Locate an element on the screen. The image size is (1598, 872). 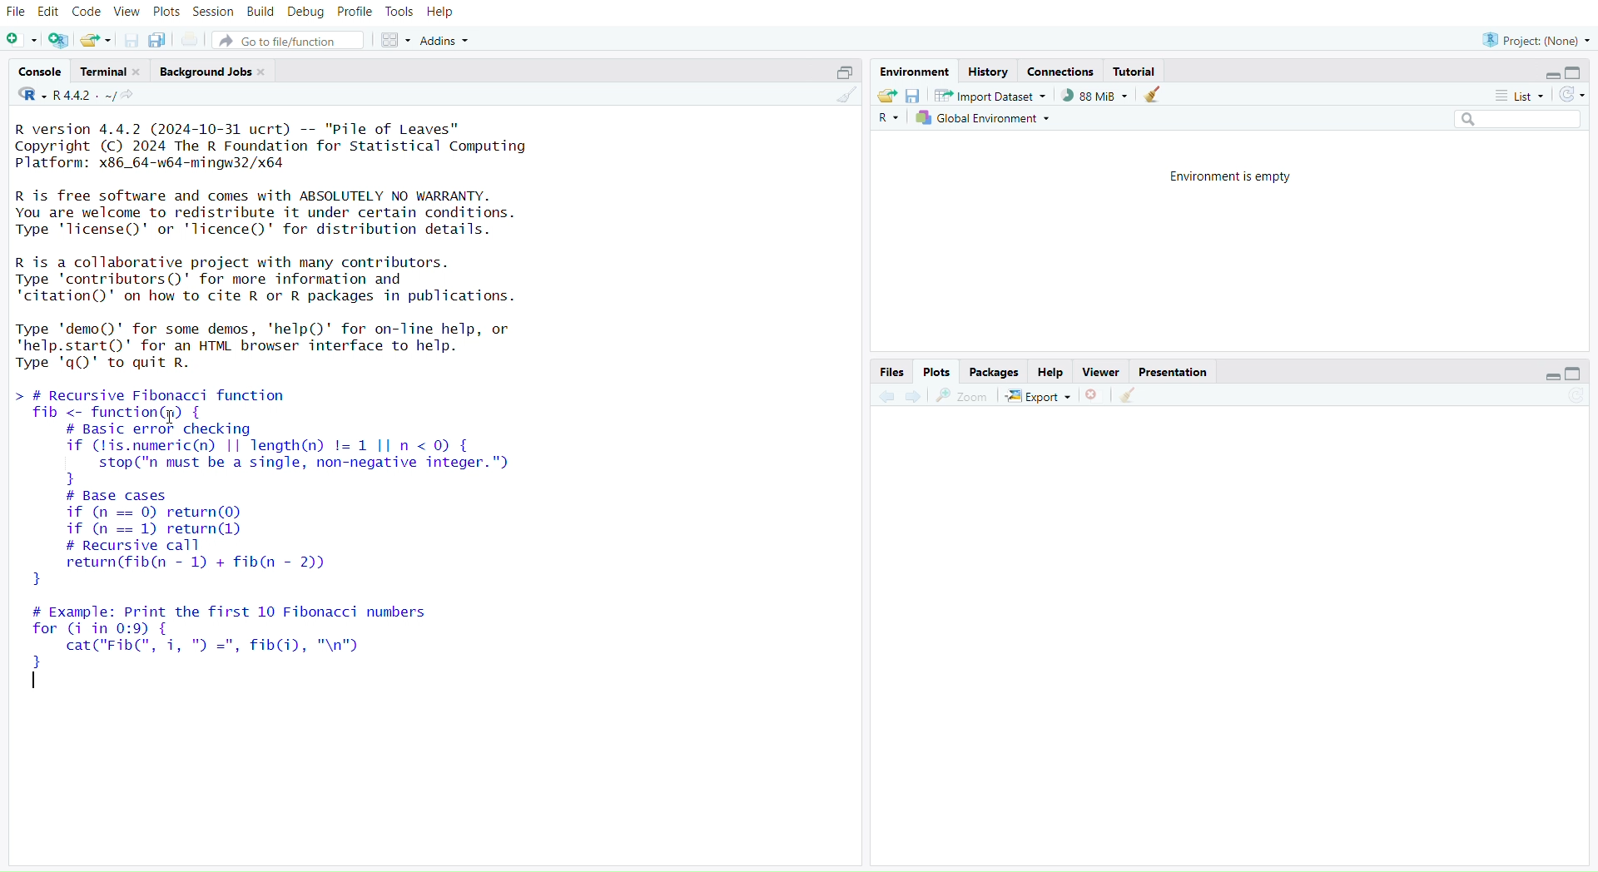
view the current working directory is located at coordinates (129, 96).